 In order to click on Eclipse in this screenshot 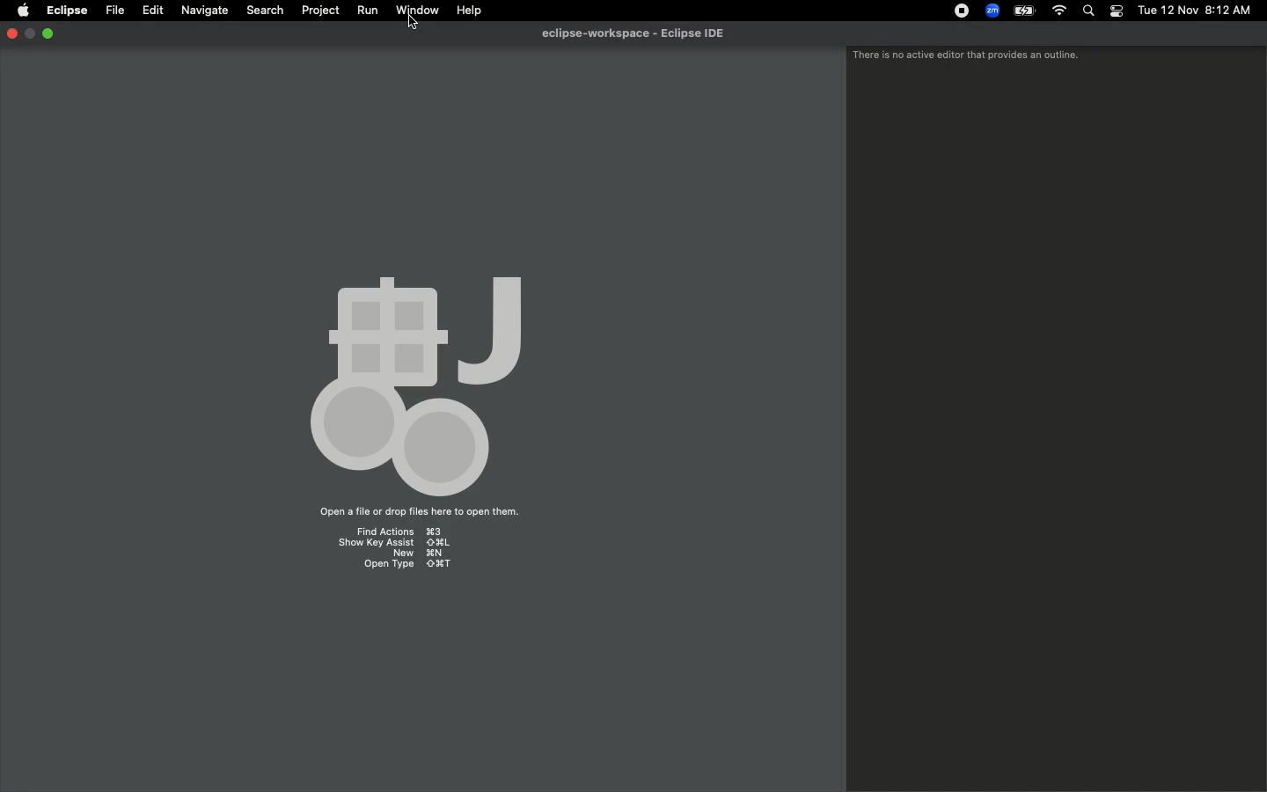, I will do `click(67, 11)`.